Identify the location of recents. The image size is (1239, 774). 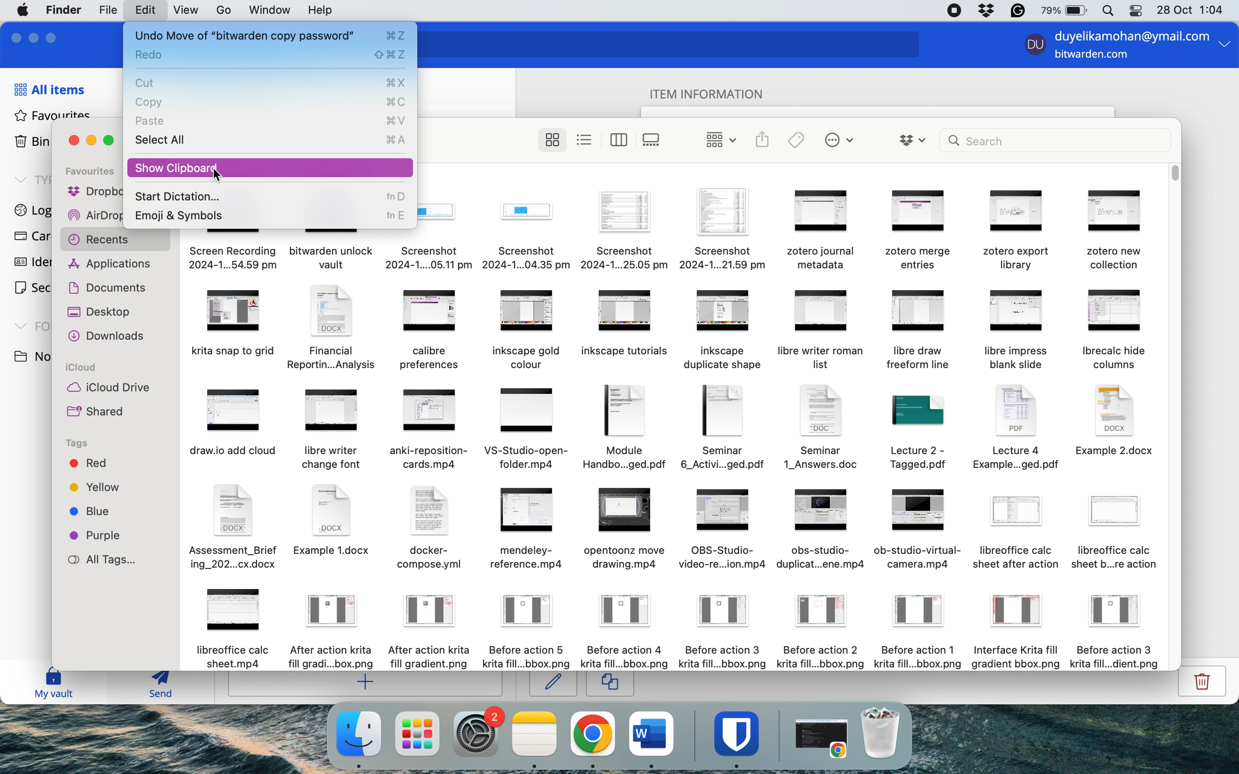
(116, 242).